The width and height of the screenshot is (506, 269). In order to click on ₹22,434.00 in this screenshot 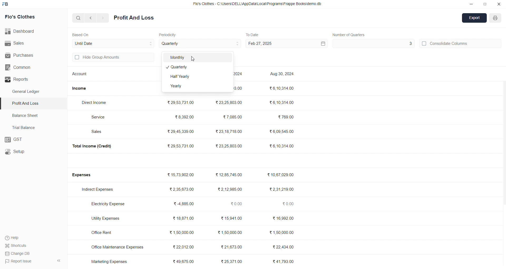, I will do `click(284, 246)`.